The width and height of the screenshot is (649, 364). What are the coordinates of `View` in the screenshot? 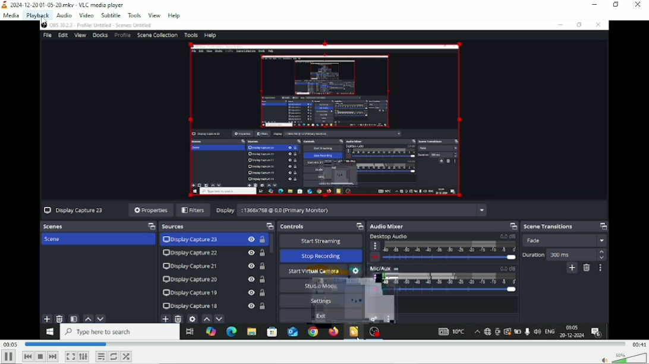 It's located at (155, 15).